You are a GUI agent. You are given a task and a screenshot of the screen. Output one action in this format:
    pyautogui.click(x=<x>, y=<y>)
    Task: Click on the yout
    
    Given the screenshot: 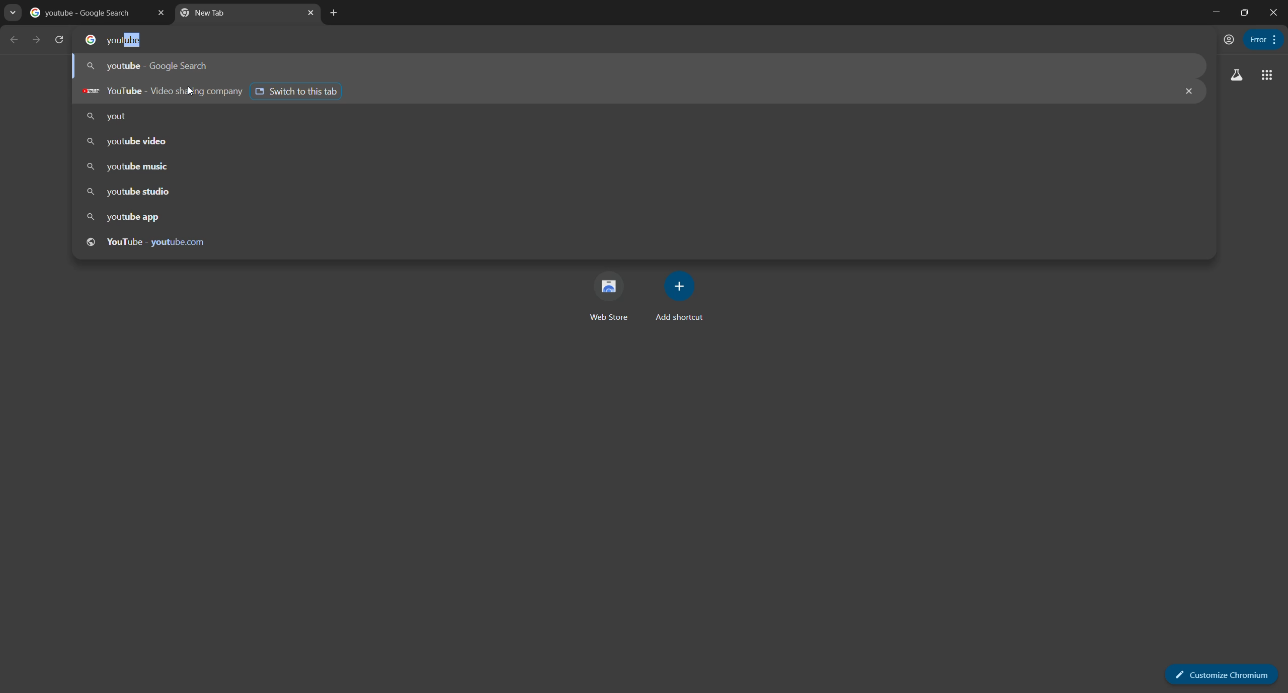 What is the action you would take?
    pyautogui.click(x=110, y=117)
    